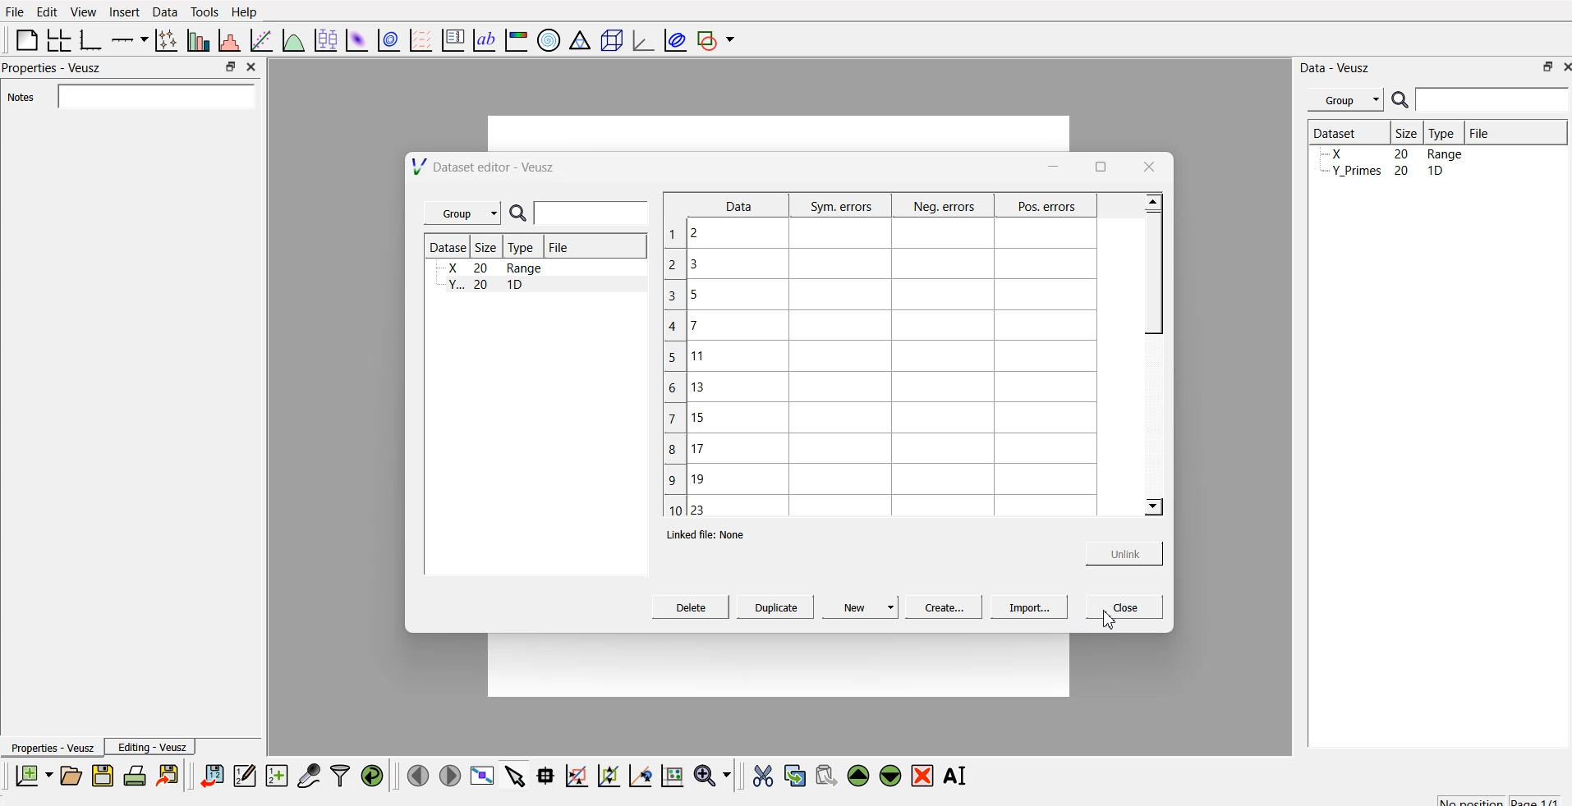 The image size is (1572, 806). What do you see at coordinates (793, 775) in the screenshot?
I see `copy the widget` at bounding box center [793, 775].